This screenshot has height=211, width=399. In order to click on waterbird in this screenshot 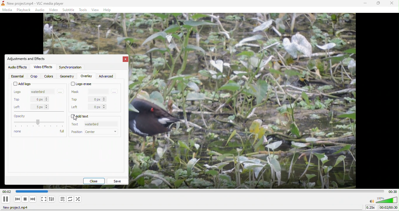, I will do `click(40, 92)`.